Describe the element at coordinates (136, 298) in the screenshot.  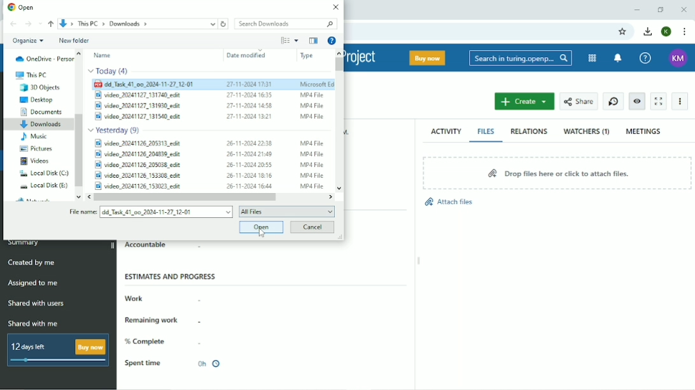
I see `Work` at that location.